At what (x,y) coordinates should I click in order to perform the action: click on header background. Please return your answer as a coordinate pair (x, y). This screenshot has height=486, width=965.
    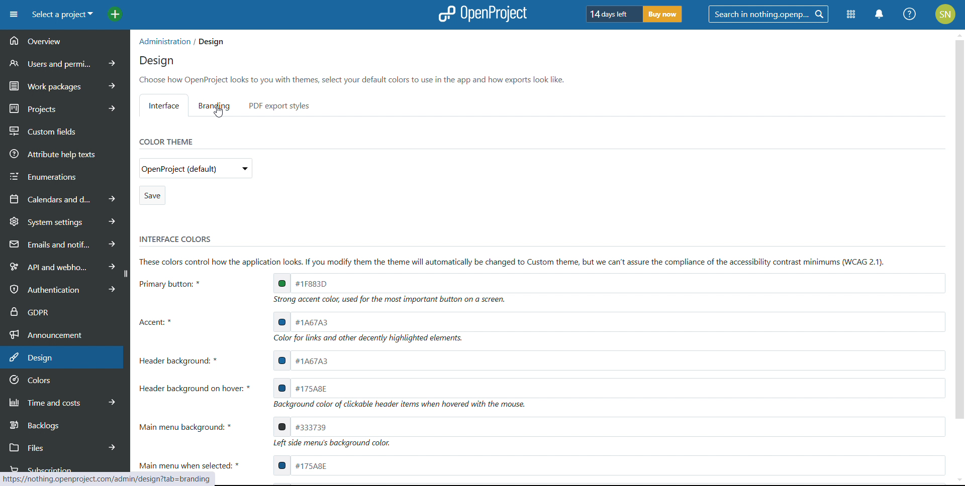
    Looking at the image, I should click on (609, 360).